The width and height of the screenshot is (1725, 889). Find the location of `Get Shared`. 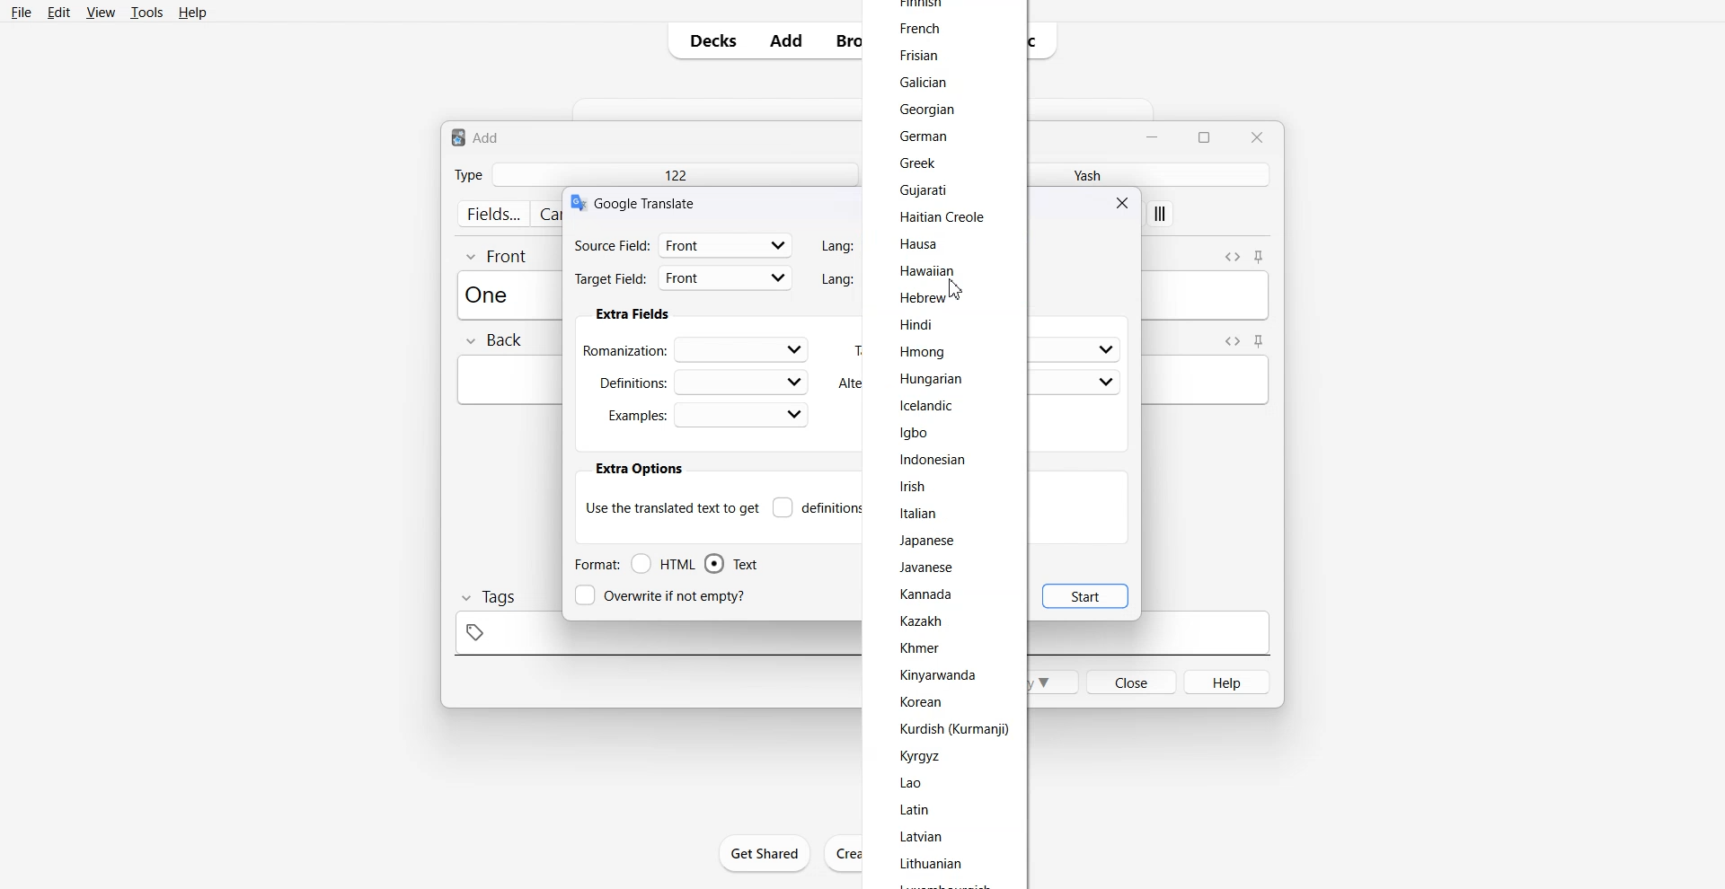

Get Shared is located at coordinates (765, 853).